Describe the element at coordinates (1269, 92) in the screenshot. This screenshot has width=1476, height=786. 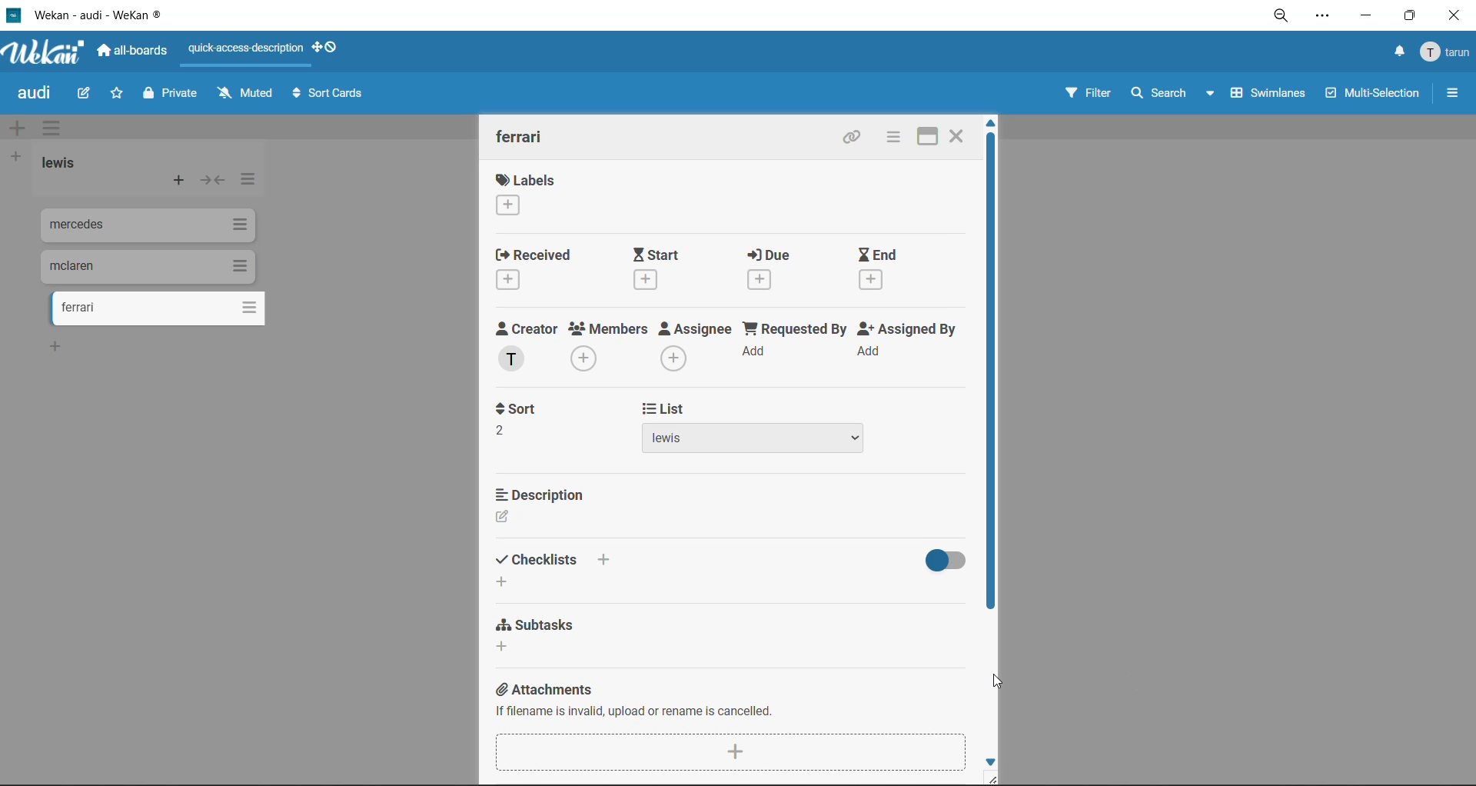
I see `swimlanes` at that location.